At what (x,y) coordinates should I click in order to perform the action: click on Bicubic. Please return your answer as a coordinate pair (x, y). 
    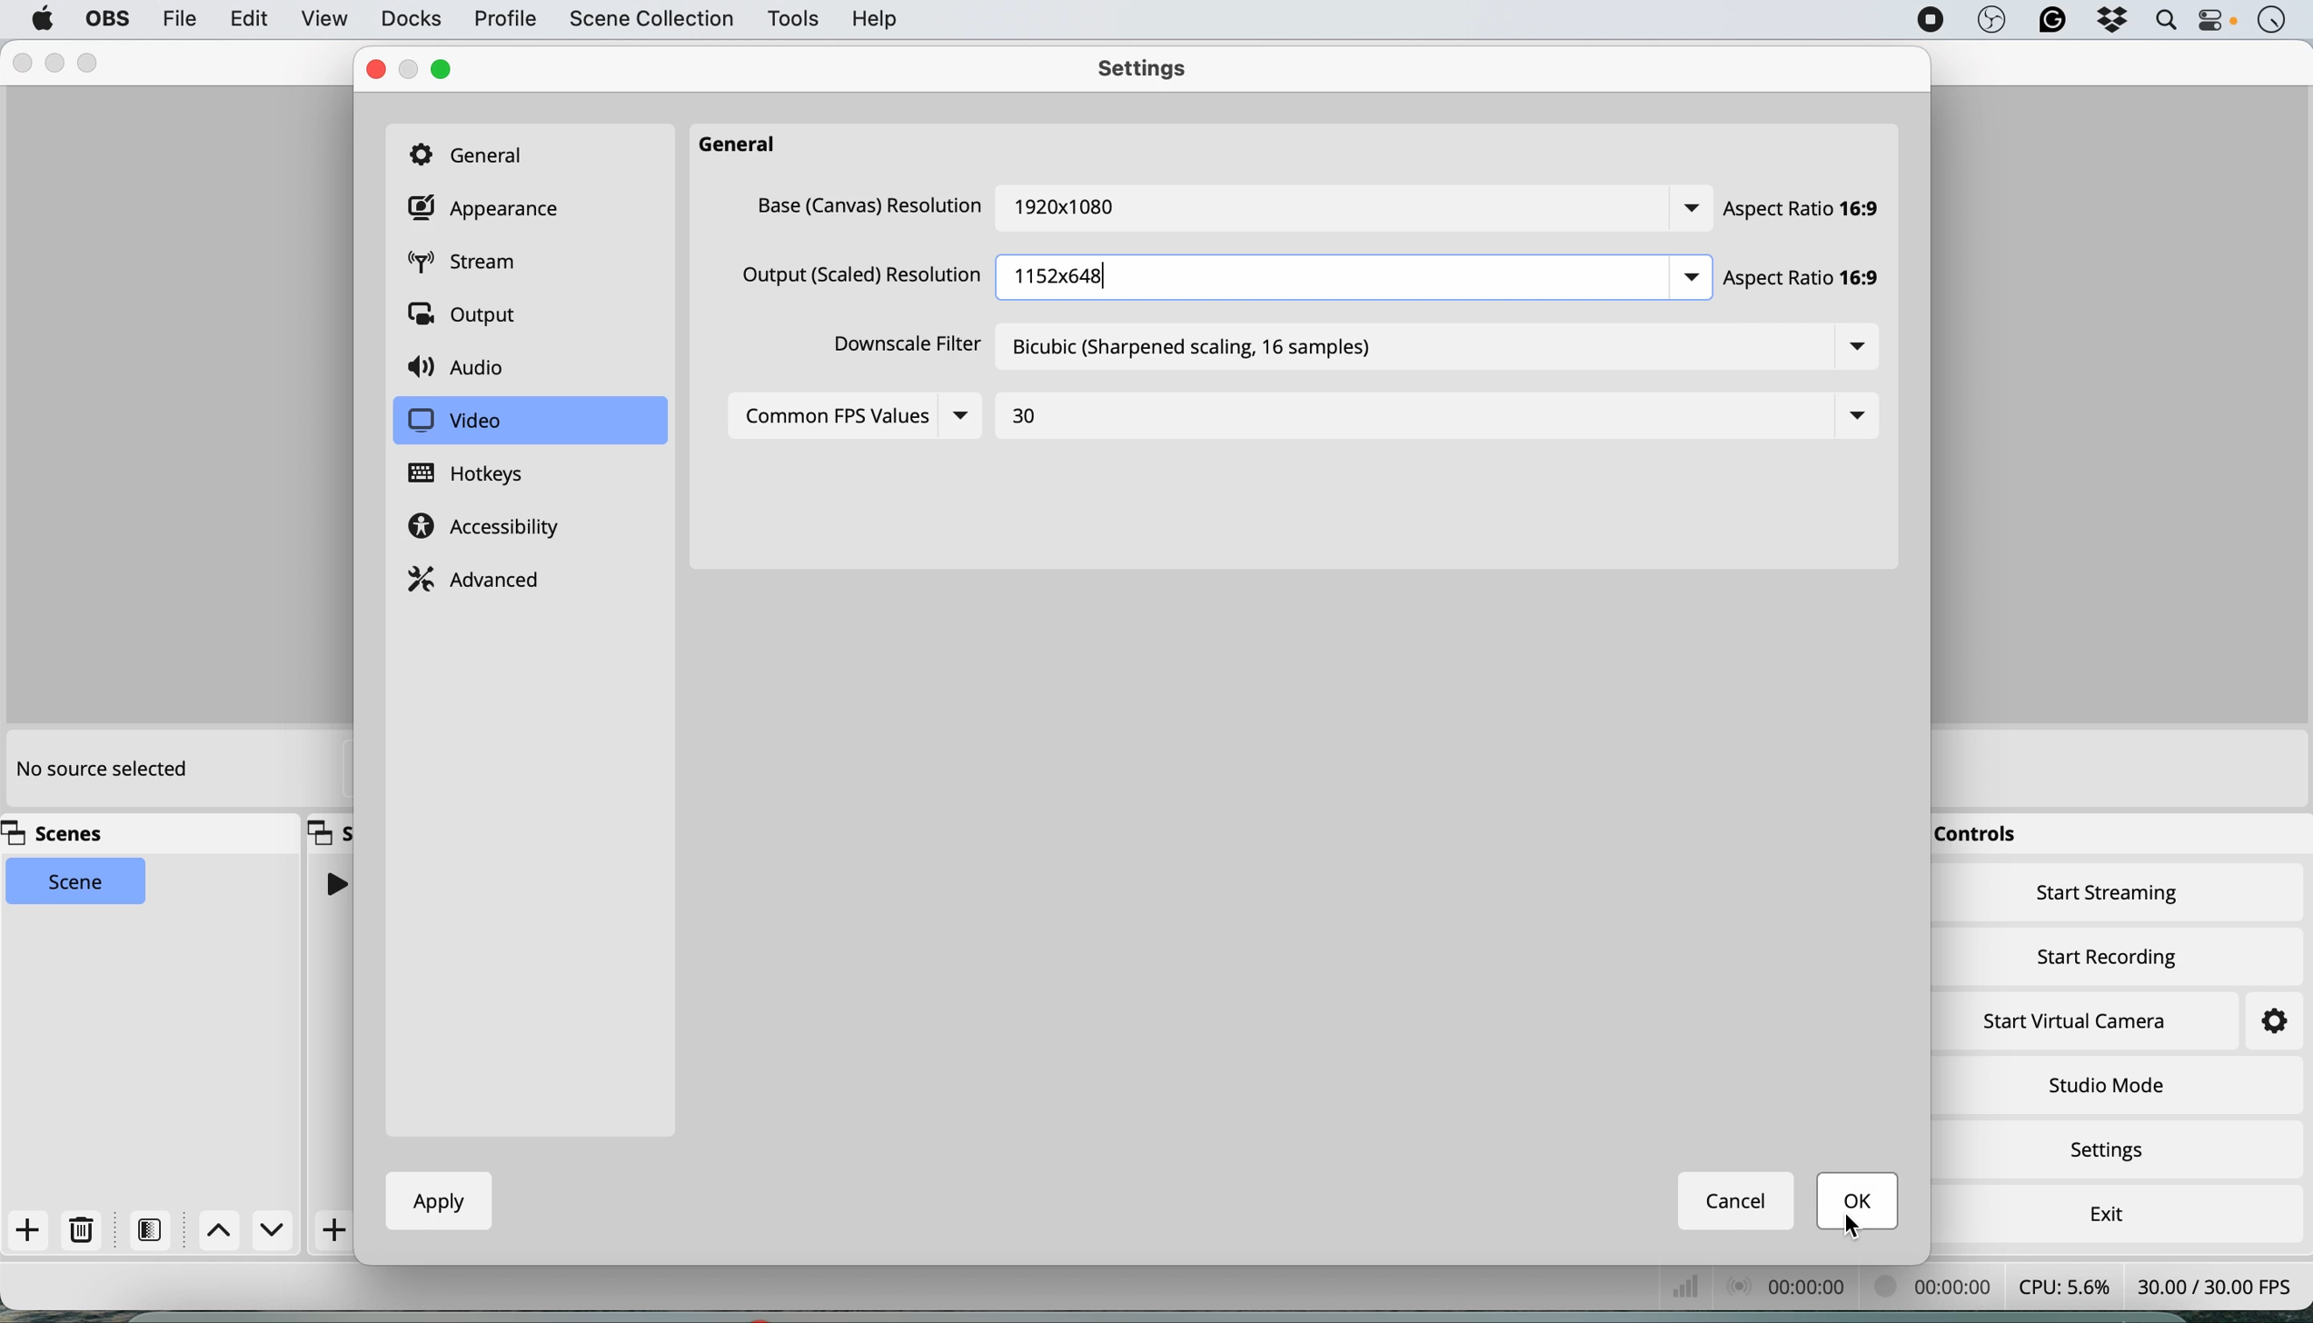
    Looking at the image, I should click on (1284, 347).